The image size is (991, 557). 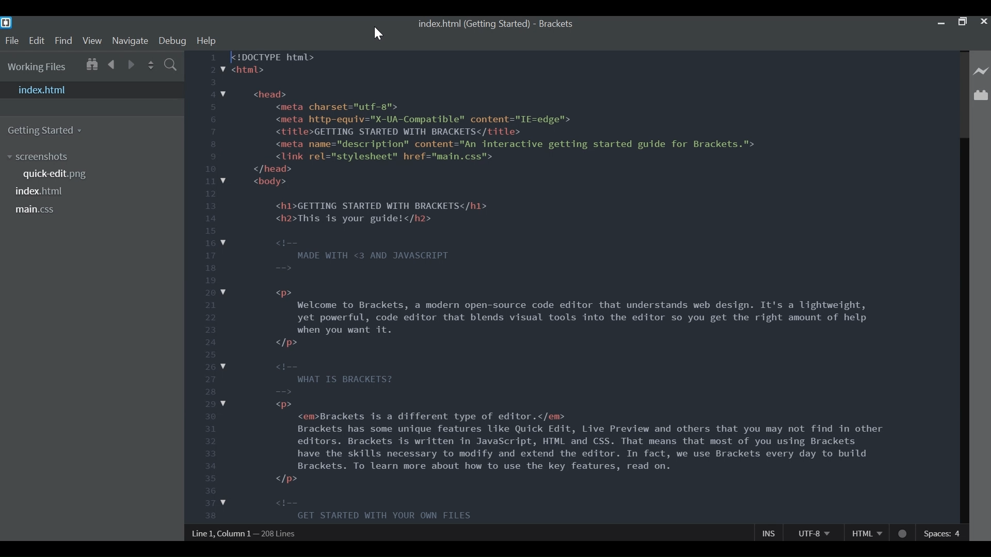 What do you see at coordinates (944, 532) in the screenshot?
I see `Space: 4` at bounding box center [944, 532].